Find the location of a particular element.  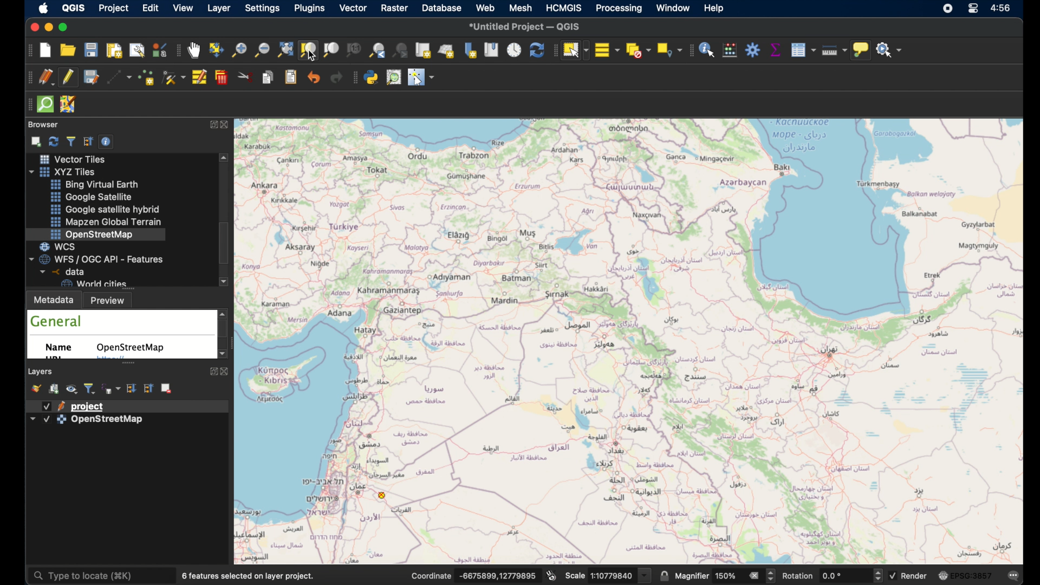

minimize is located at coordinates (48, 28).